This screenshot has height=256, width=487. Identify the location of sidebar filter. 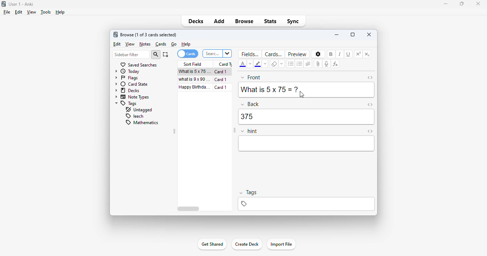
(130, 54).